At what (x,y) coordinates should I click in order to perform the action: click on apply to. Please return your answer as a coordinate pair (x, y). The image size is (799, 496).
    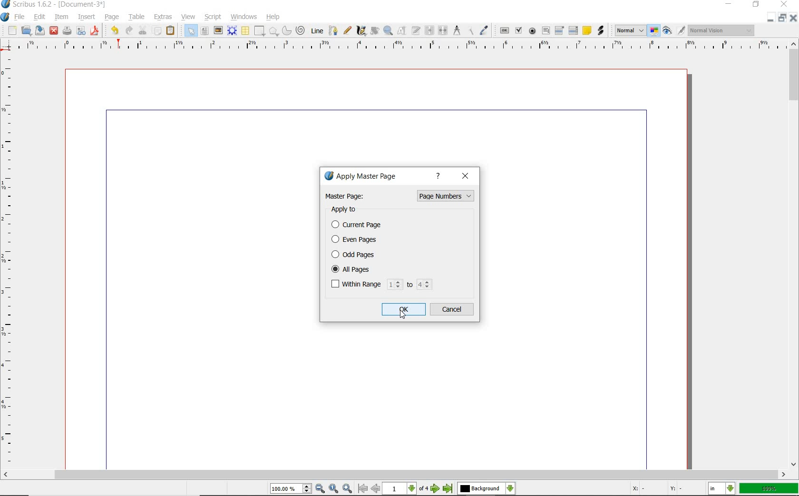
    Looking at the image, I should click on (348, 210).